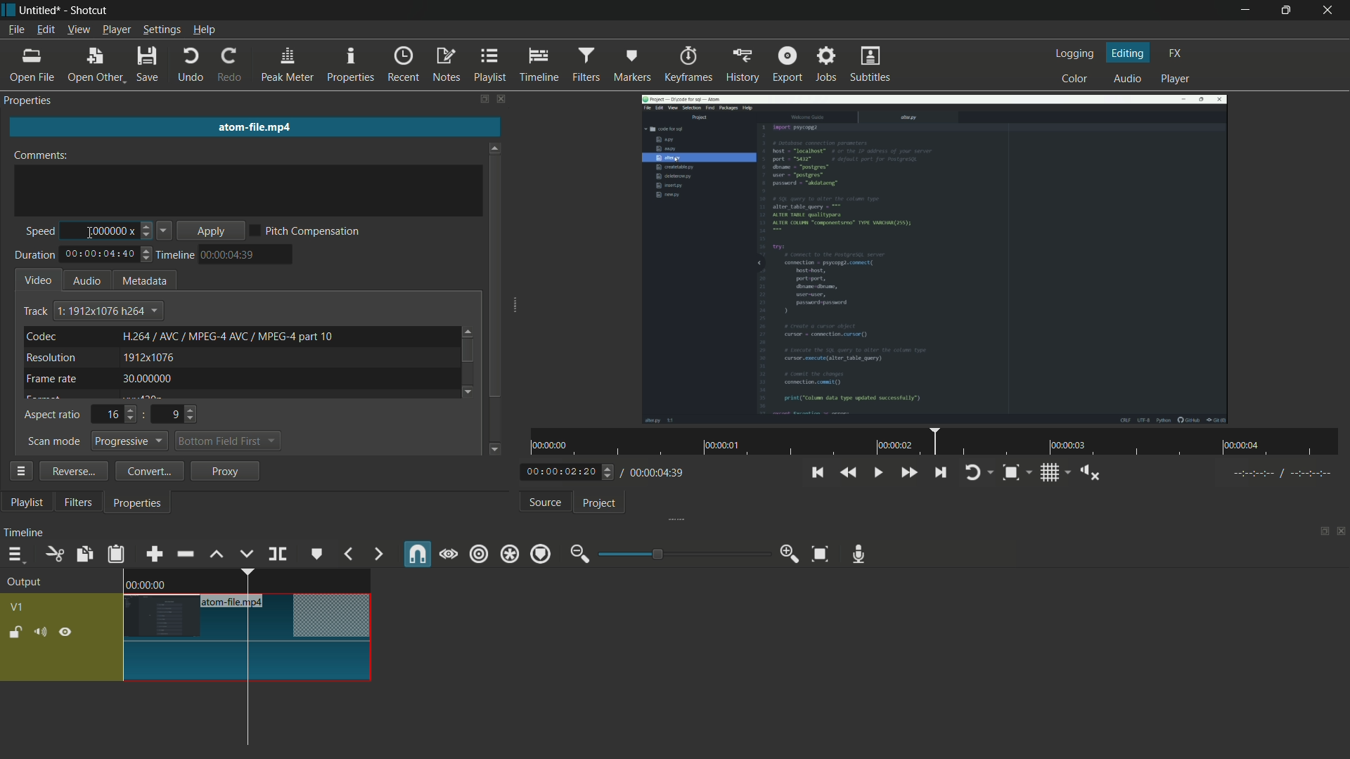 The image size is (1350, 759). Describe the element at coordinates (219, 555) in the screenshot. I see `lift` at that location.